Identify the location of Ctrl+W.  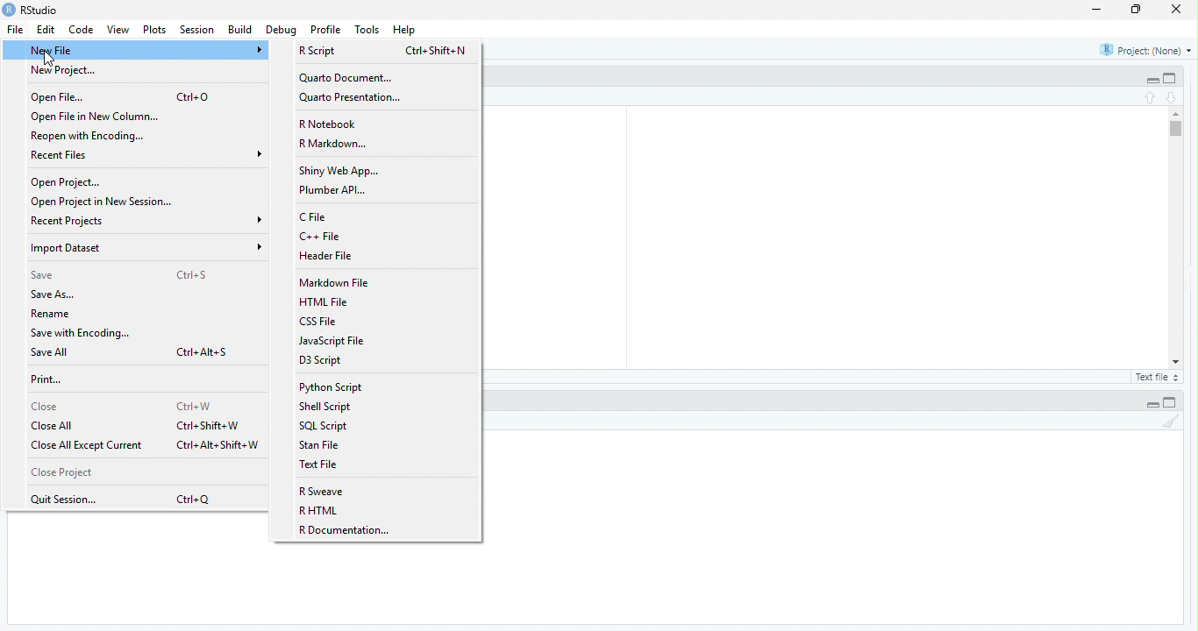
(196, 407).